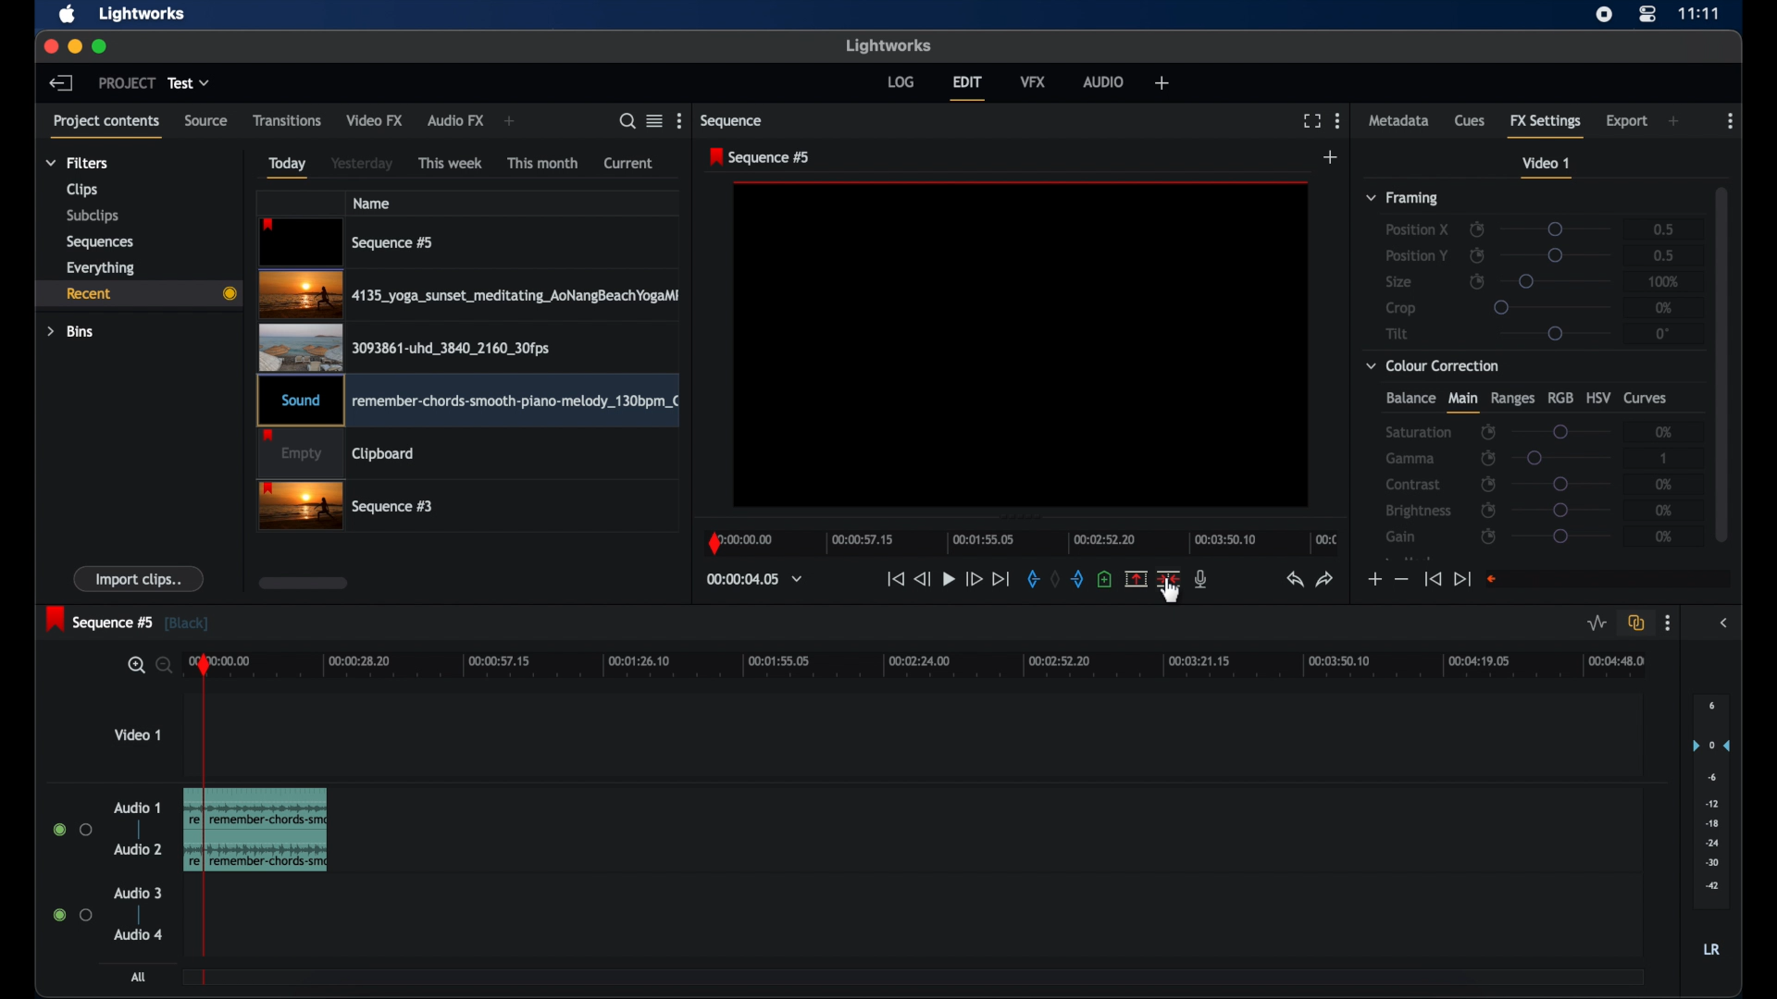 This screenshot has width=1777, height=999. What do you see at coordinates (1562, 458) in the screenshot?
I see `slider` at bounding box center [1562, 458].